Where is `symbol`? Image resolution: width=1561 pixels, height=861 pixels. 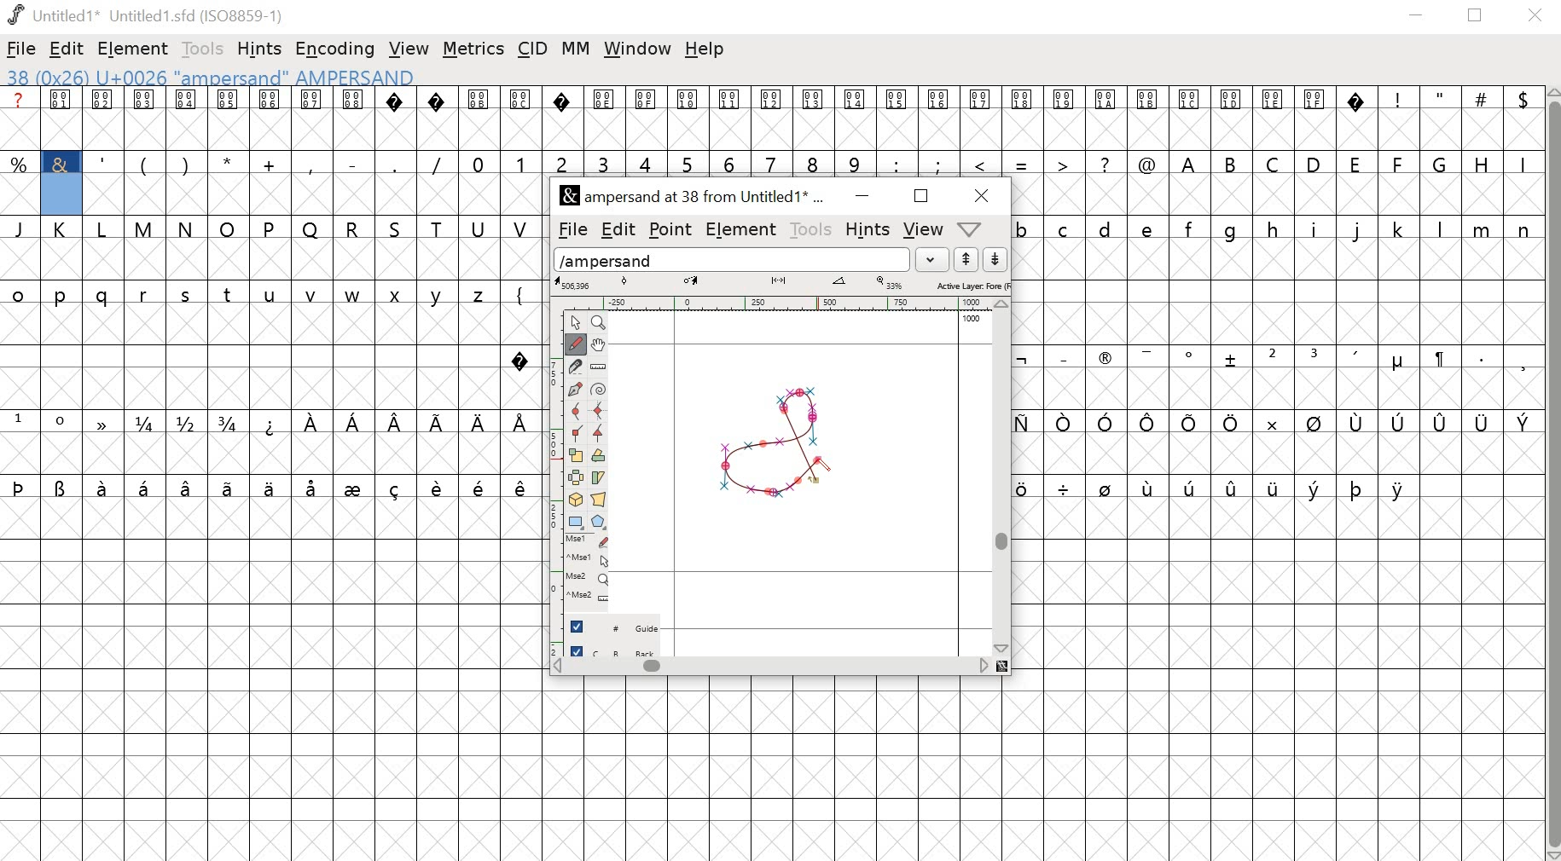 symbol is located at coordinates (353, 421).